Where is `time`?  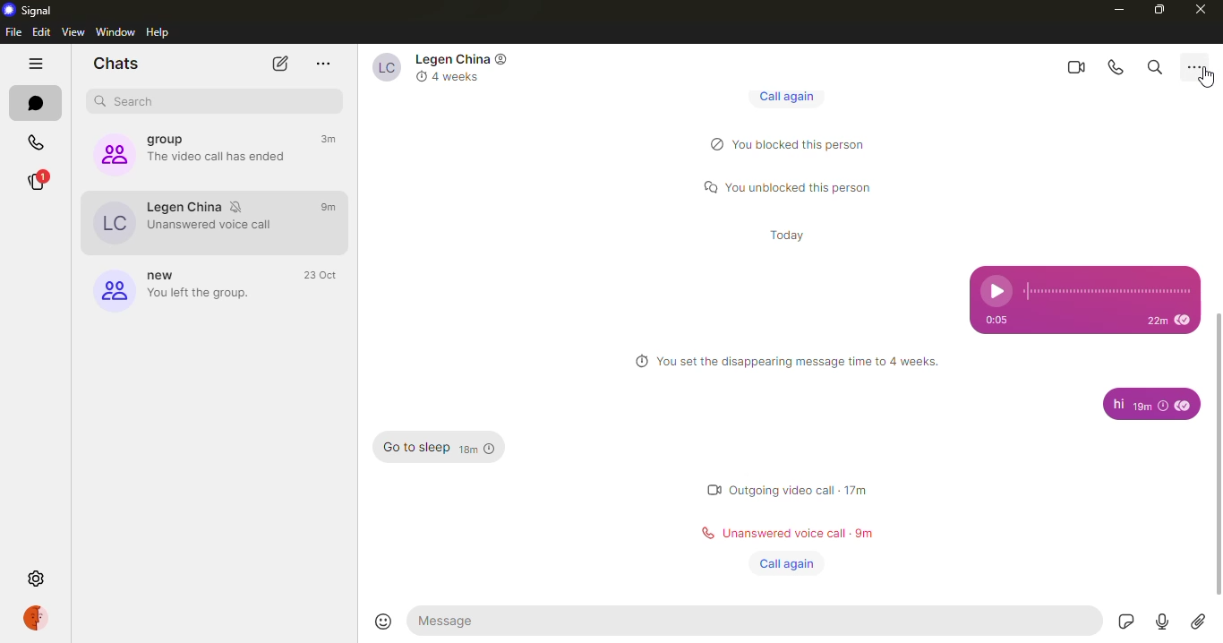
time is located at coordinates (329, 137).